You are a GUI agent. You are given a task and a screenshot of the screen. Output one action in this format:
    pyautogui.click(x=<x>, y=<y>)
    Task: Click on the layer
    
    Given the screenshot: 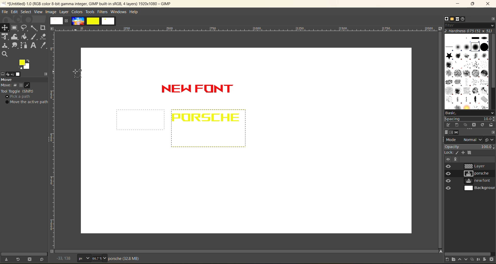 What is the action you would take?
    pyautogui.click(x=65, y=12)
    